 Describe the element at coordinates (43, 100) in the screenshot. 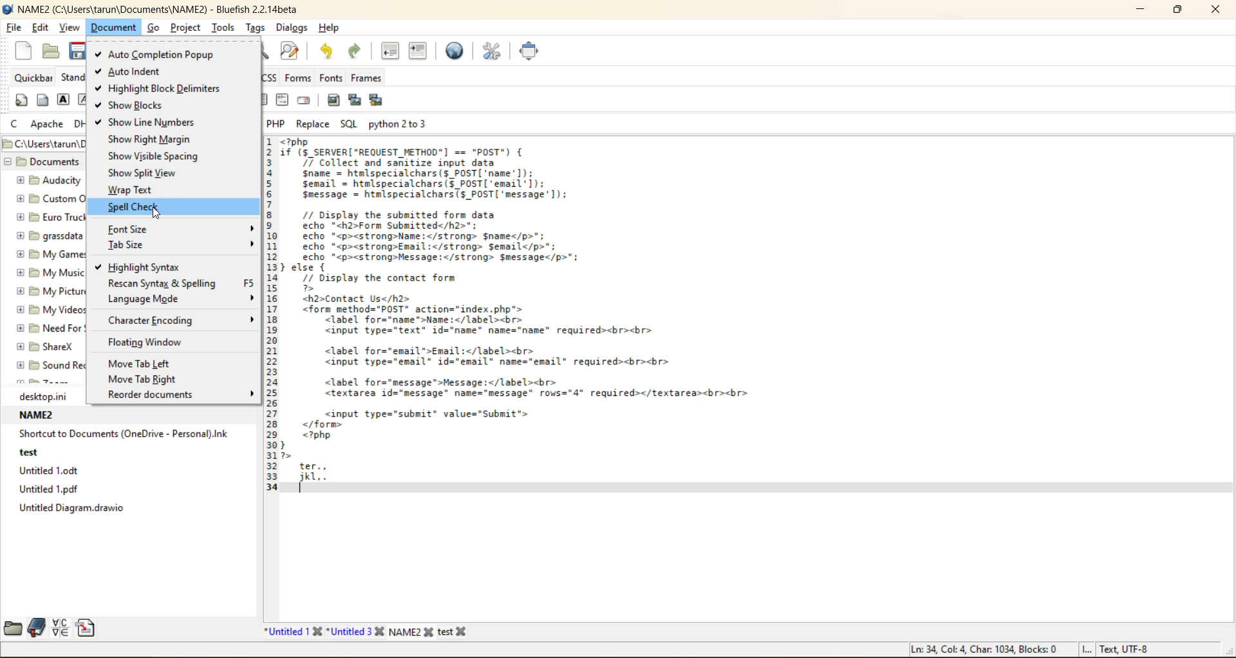

I see `body` at that location.